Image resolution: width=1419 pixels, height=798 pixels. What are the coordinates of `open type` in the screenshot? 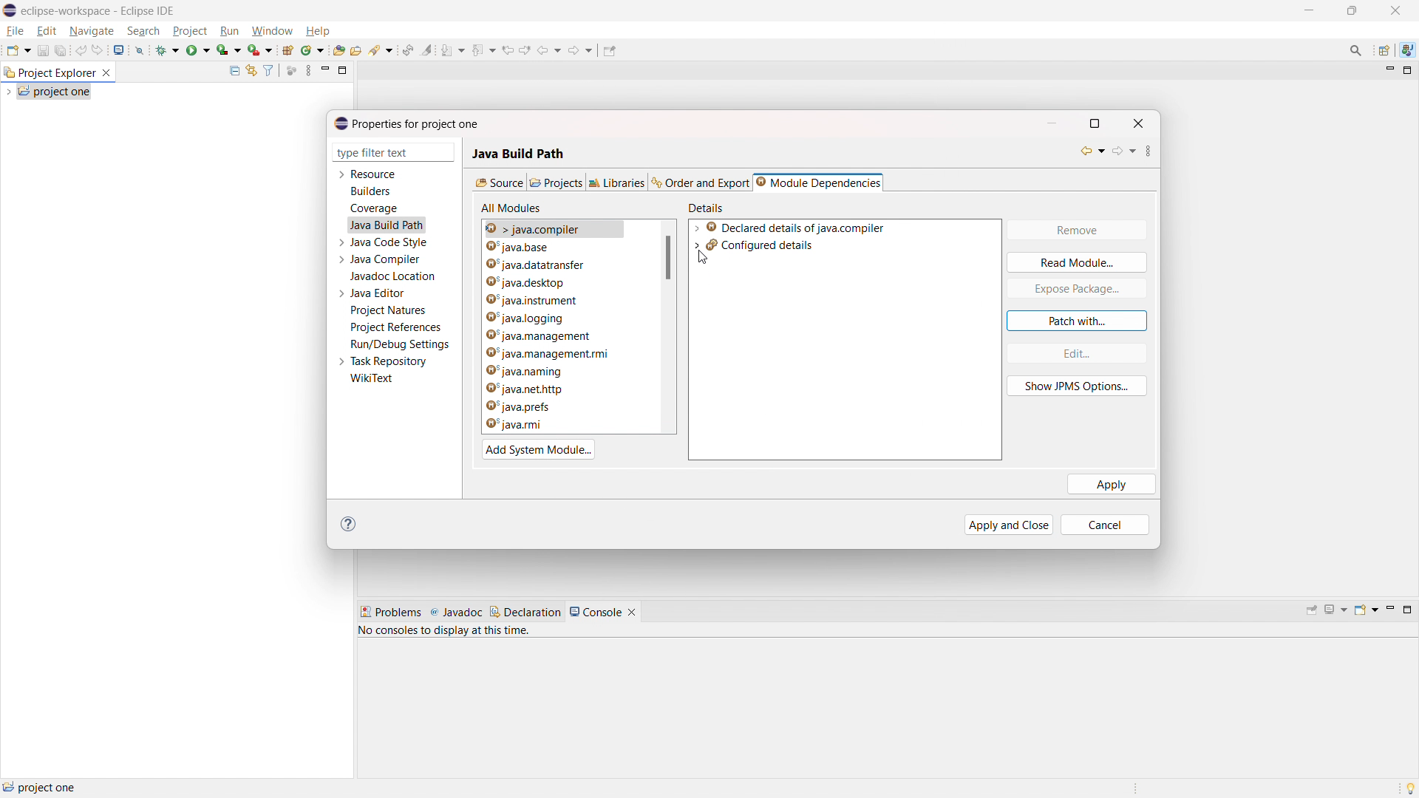 It's located at (339, 50).